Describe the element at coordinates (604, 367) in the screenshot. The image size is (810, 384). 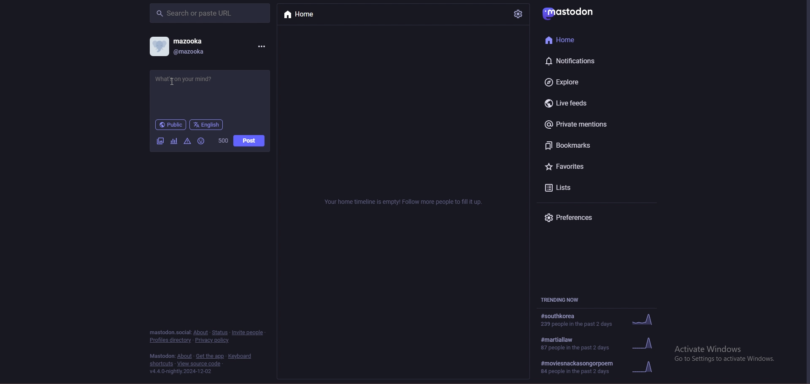
I see `trend` at that location.